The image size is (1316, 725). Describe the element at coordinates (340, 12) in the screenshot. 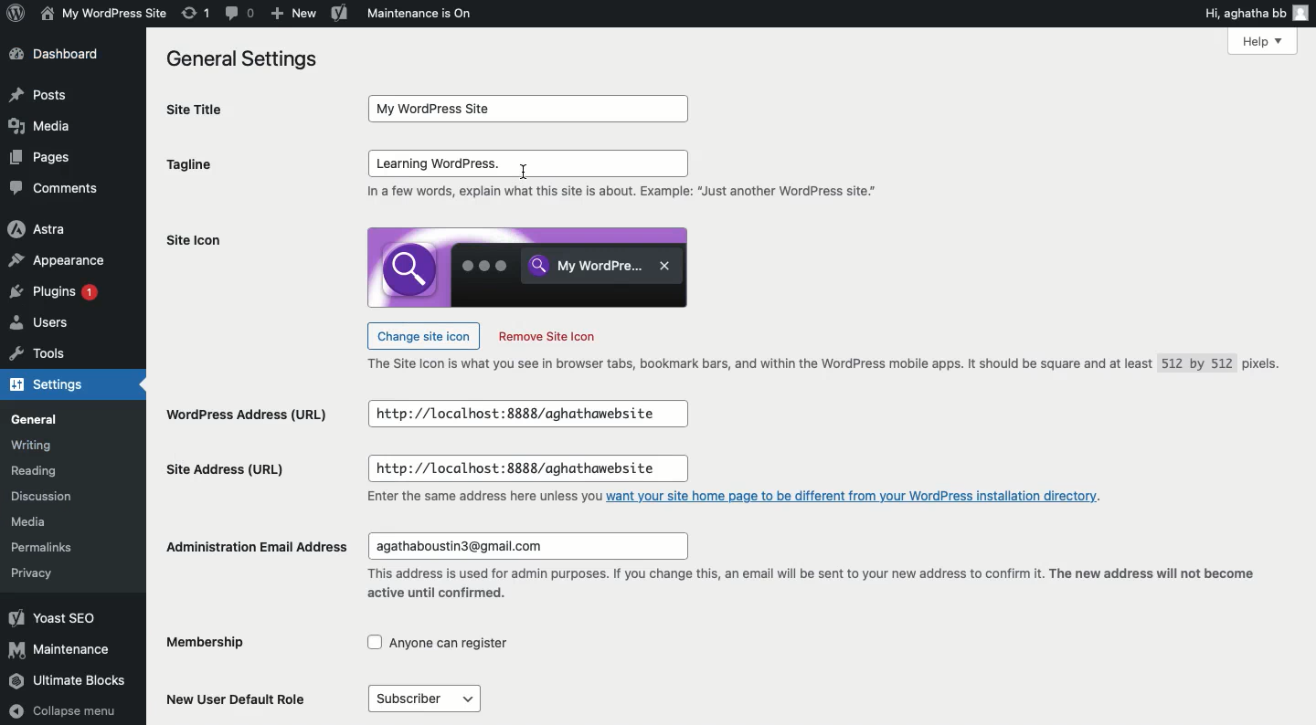

I see `Yoast` at that location.